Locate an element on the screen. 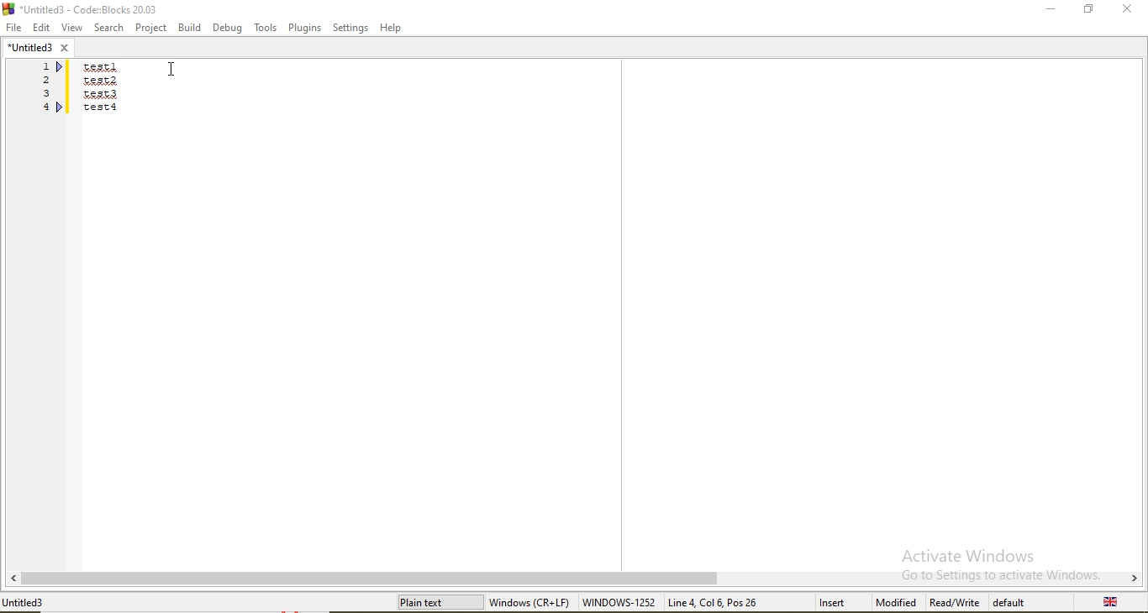 This screenshot has height=613, width=1148. serial numbers 1,2,3,4 is located at coordinates (44, 86).